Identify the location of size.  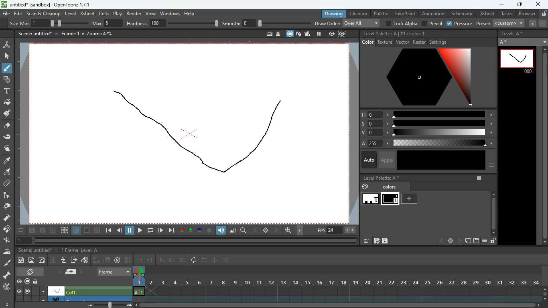
(97, 231).